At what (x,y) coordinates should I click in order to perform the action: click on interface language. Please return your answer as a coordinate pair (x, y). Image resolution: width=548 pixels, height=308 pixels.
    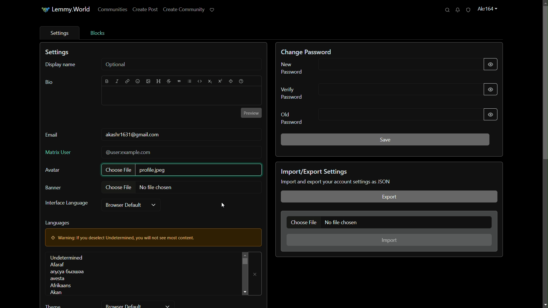
    Looking at the image, I should click on (67, 203).